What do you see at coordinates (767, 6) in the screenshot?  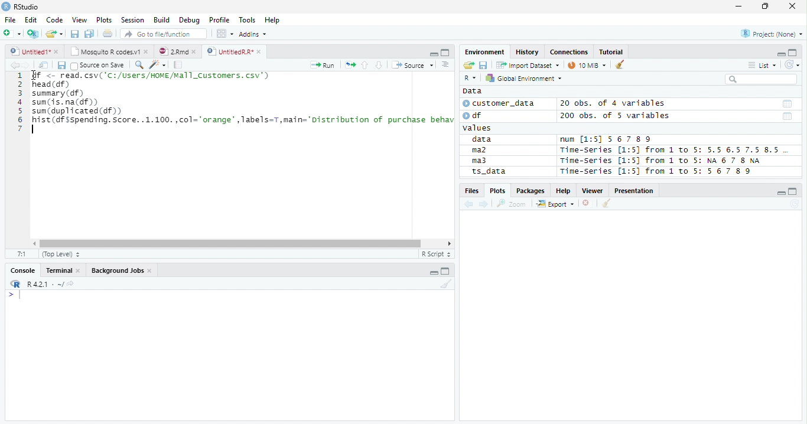 I see `Restore Down` at bounding box center [767, 6].